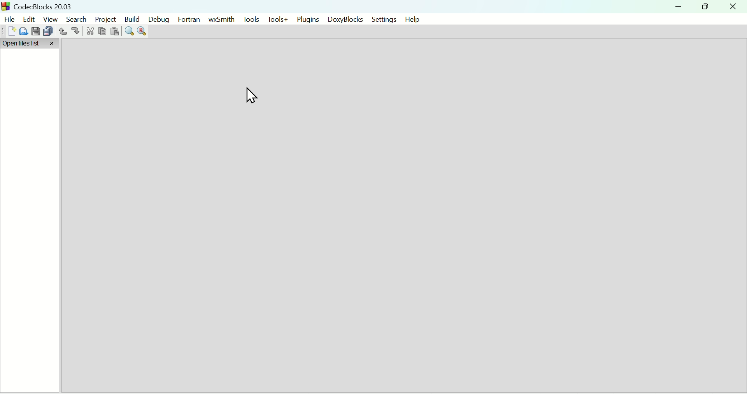  I want to click on Paste, so click(114, 32).